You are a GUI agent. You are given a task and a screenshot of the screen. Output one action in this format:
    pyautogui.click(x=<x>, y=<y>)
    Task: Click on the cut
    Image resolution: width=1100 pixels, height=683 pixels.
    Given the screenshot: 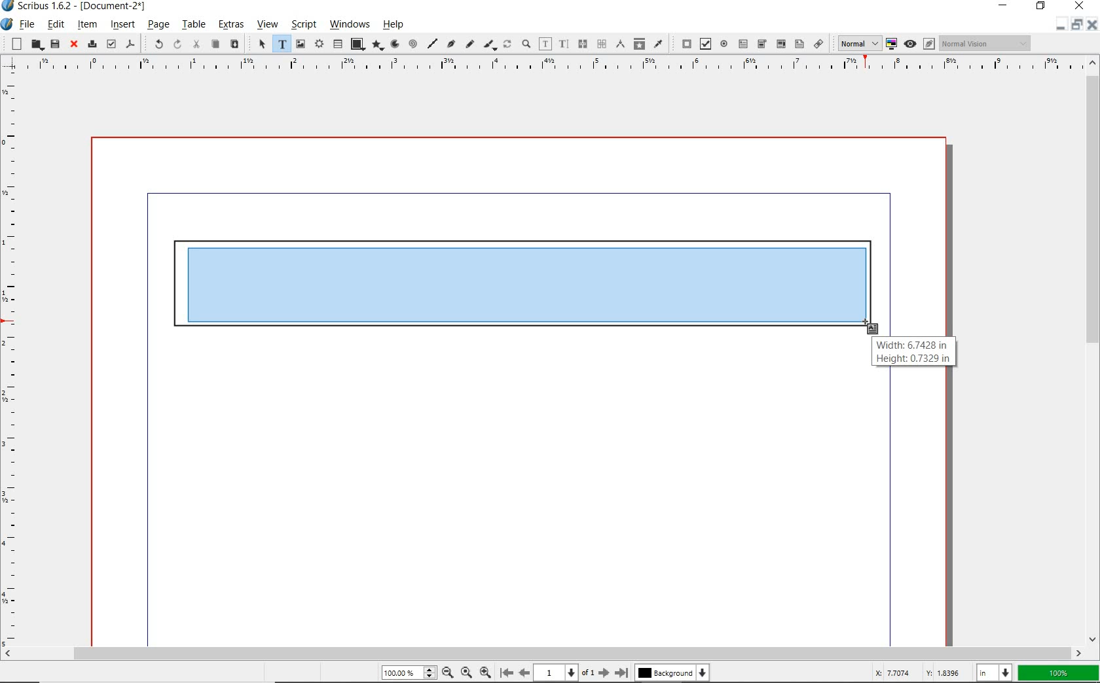 What is the action you would take?
    pyautogui.click(x=196, y=44)
    